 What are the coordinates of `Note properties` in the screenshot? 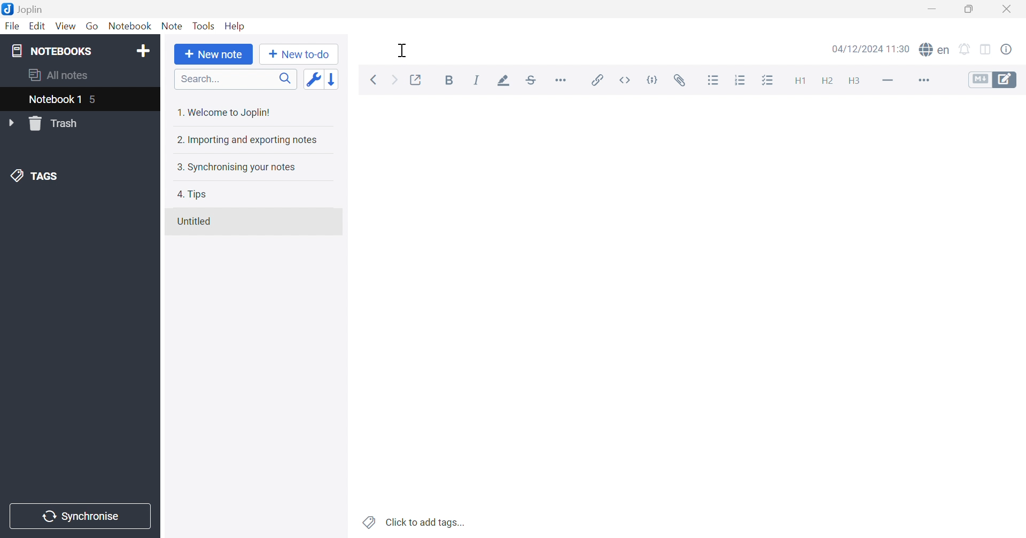 It's located at (1008, 50).